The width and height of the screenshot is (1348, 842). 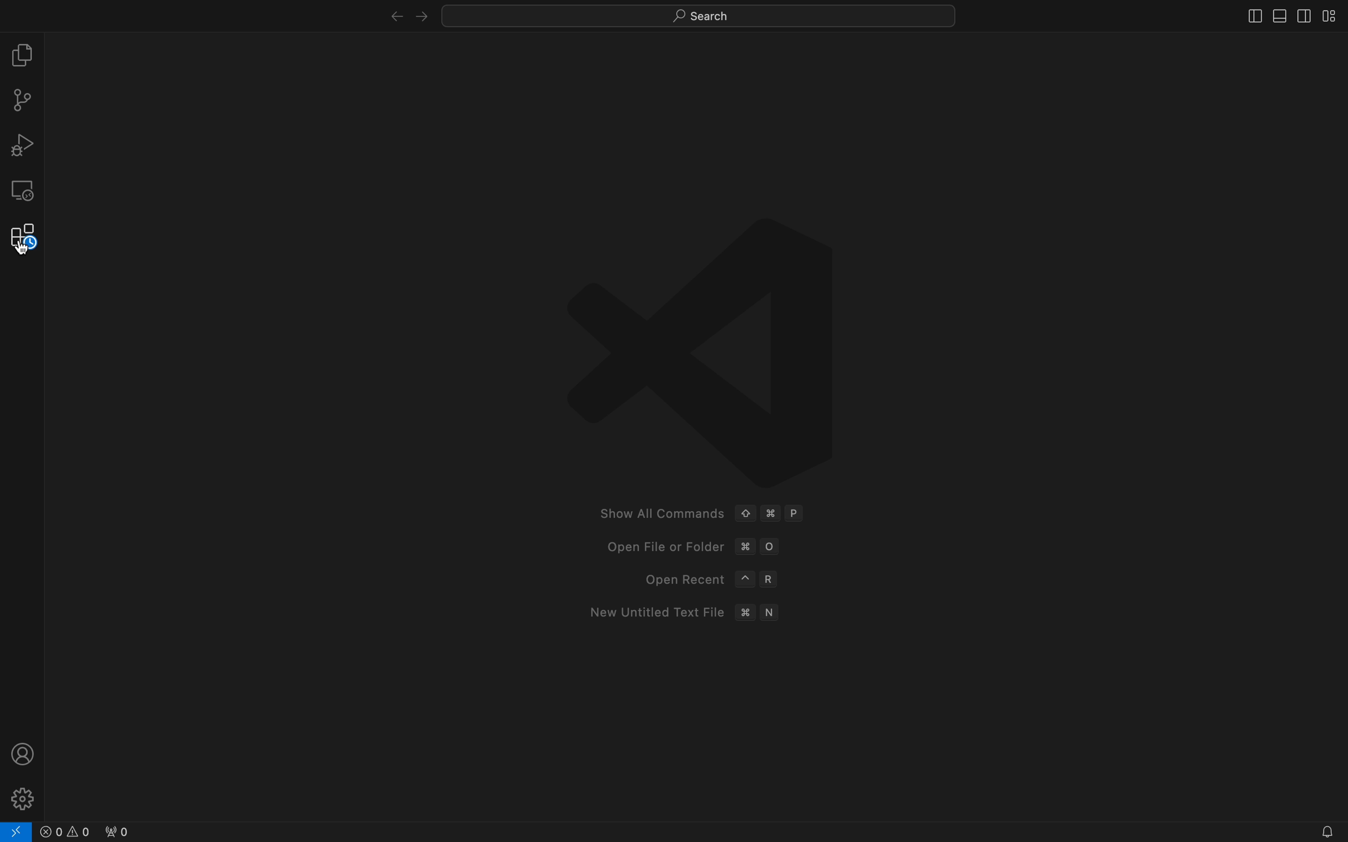 What do you see at coordinates (22, 190) in the screenshot?
I see `remote explore` at bounding box center [22, 190].